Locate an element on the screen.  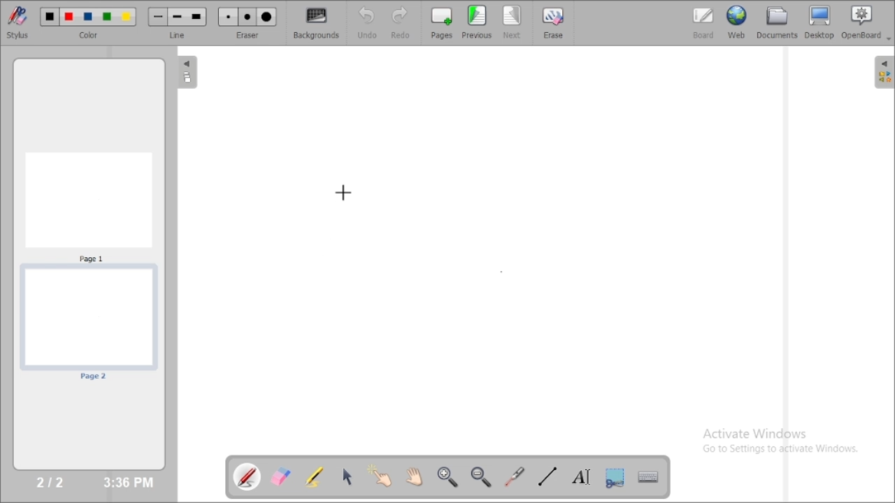
Small line is located at coordinates (158, 17).